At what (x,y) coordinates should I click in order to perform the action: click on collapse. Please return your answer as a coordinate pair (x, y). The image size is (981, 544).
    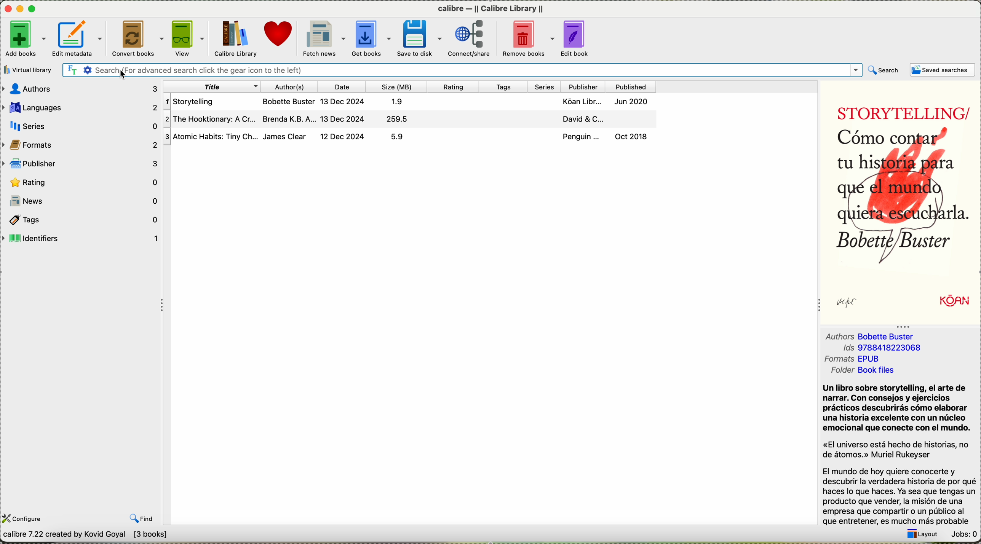
    Looking at the image, I should click on (817, 308).